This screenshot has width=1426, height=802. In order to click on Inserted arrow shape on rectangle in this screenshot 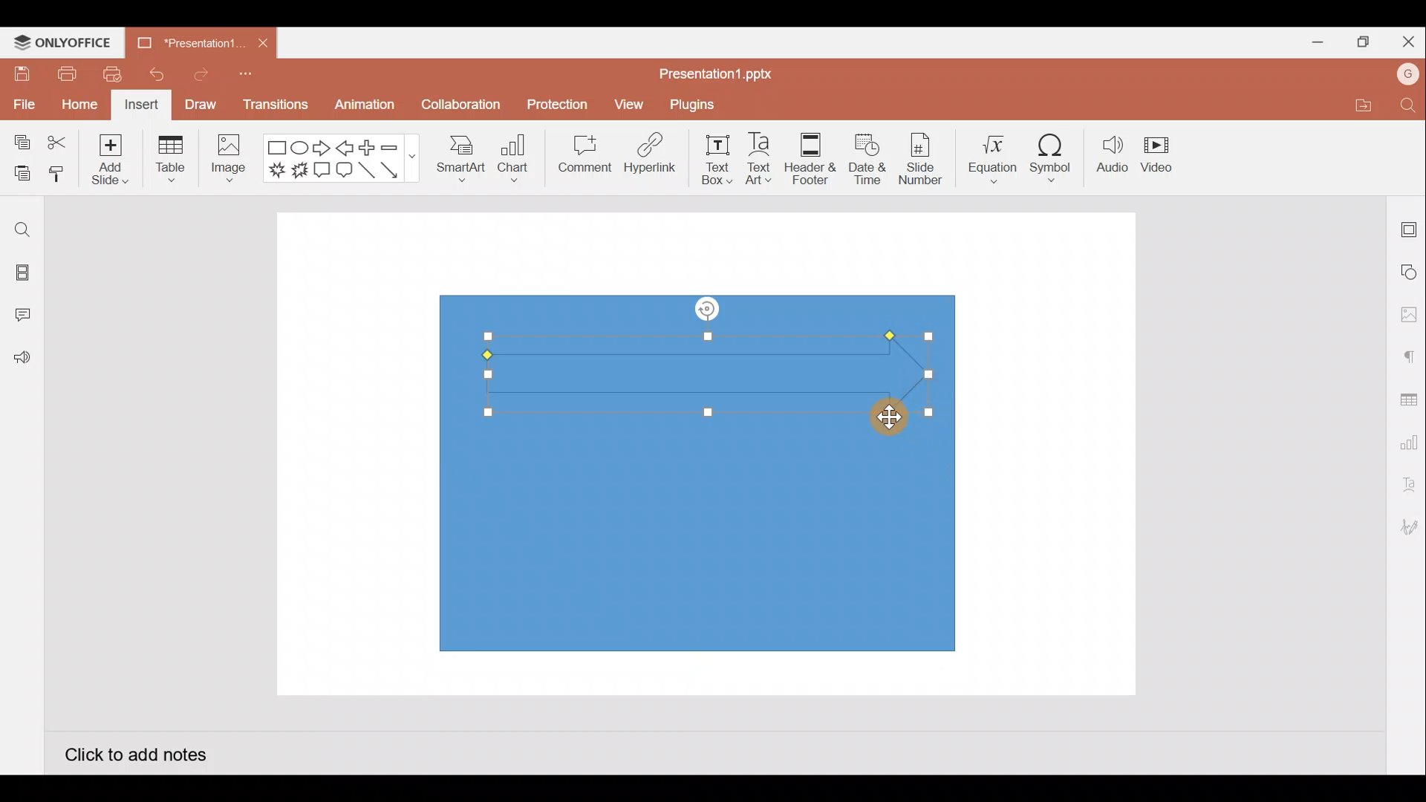, I will do `click(701, 365)`.